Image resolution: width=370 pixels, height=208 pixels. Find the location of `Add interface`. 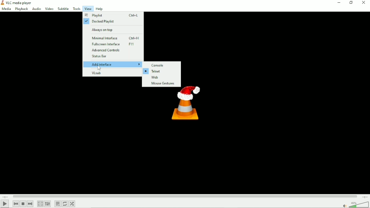

Add interface is located at coordinates (113, 64).